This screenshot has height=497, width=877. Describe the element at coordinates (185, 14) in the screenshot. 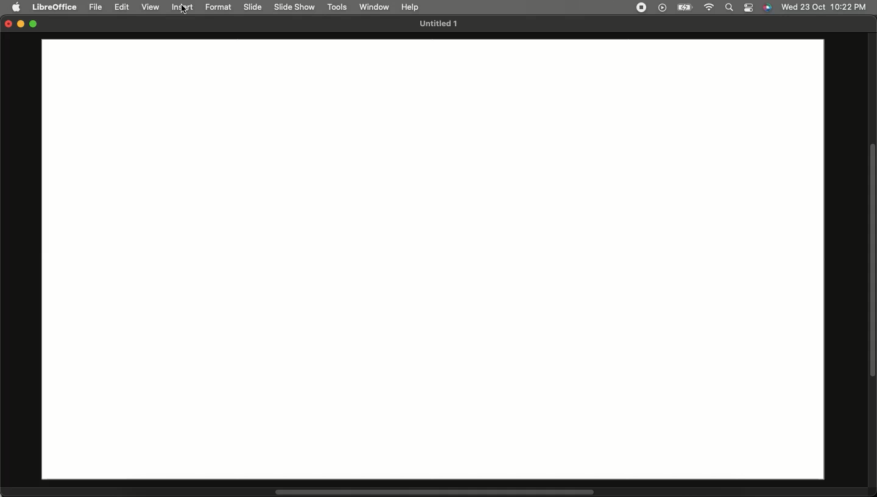

I see `cursor` at that location.